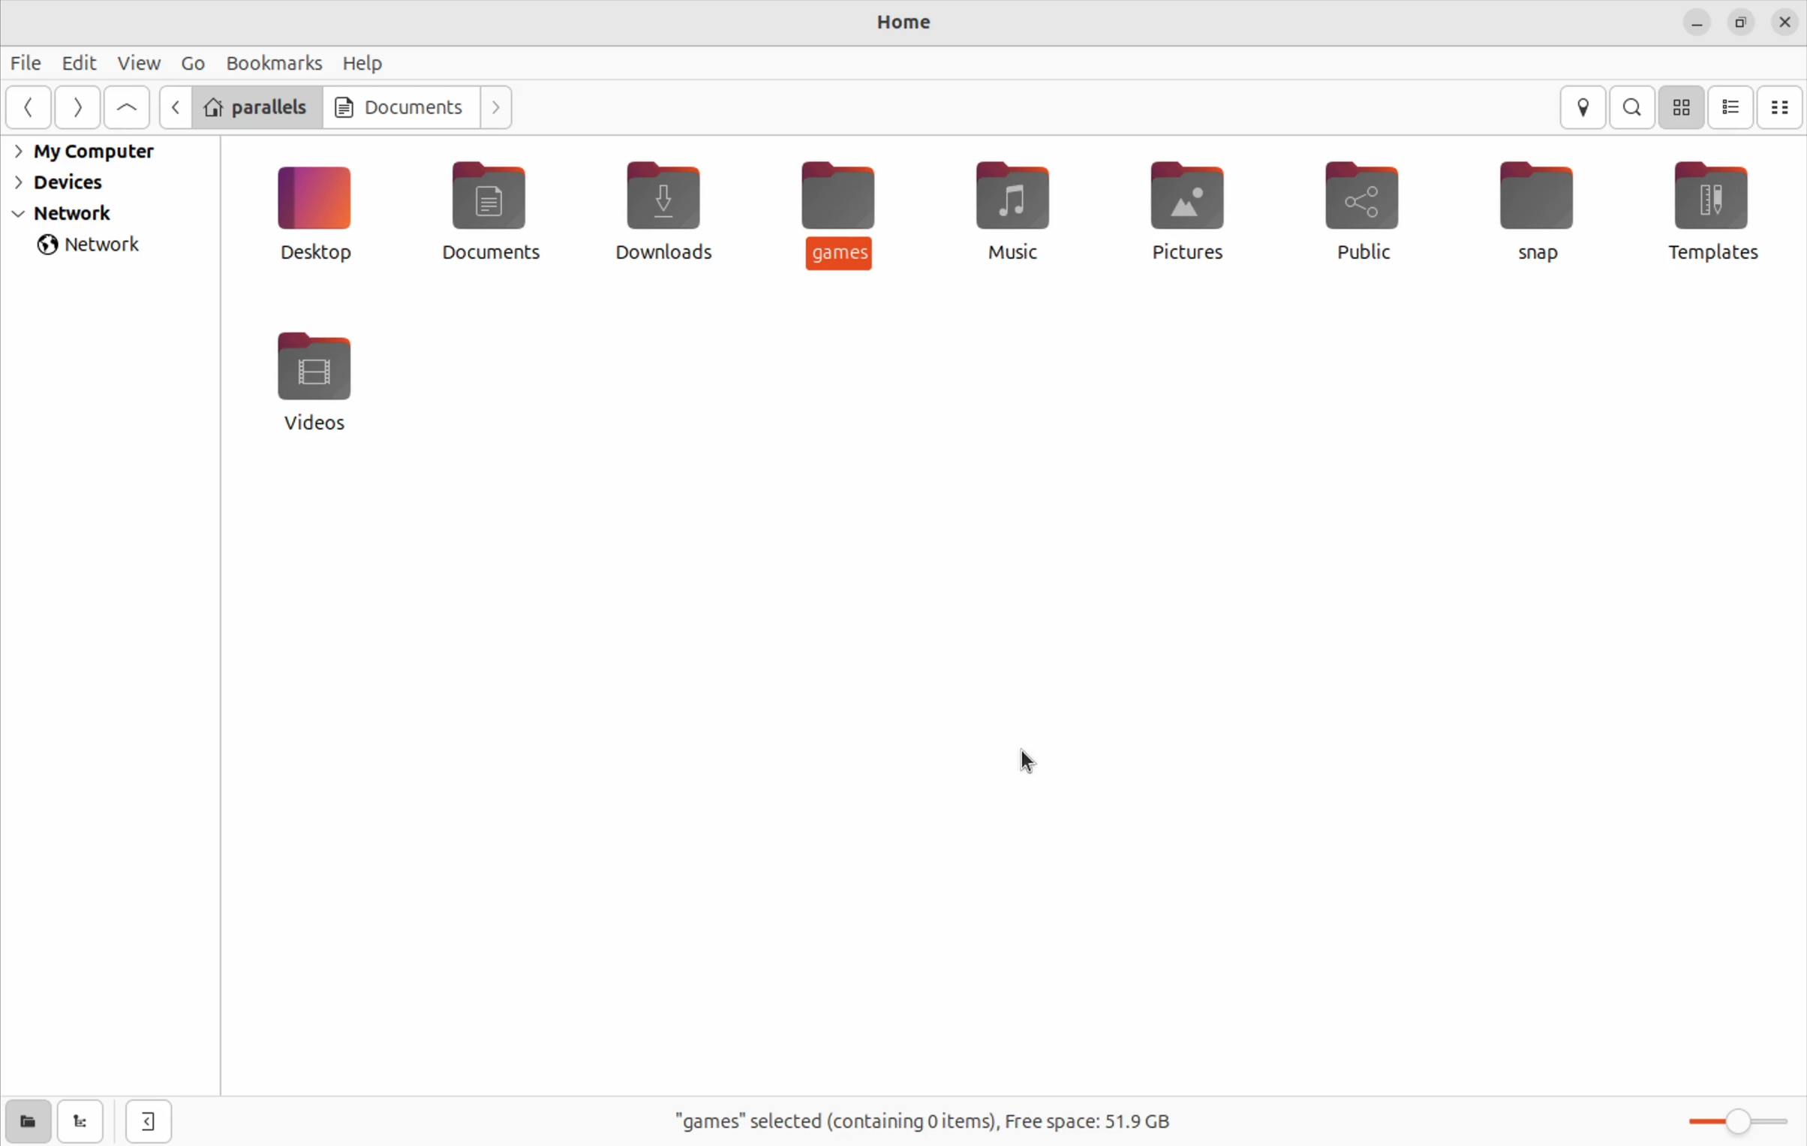 The image size is (1807, 1146). Describe the element at coordinates (78, 64) in the screenshot. I see `Edit` at that location.